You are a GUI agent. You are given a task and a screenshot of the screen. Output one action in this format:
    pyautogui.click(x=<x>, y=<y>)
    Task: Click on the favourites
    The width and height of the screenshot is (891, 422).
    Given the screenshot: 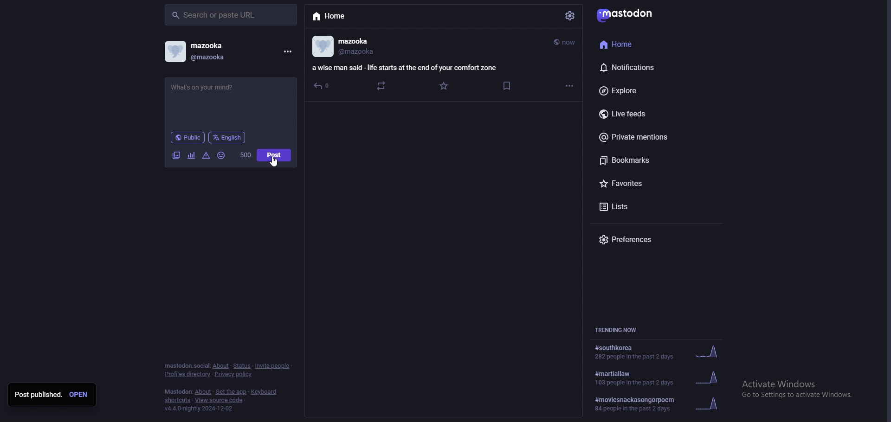 What is the action you would take?
    pyautogui.click(x=649, y=184)
    